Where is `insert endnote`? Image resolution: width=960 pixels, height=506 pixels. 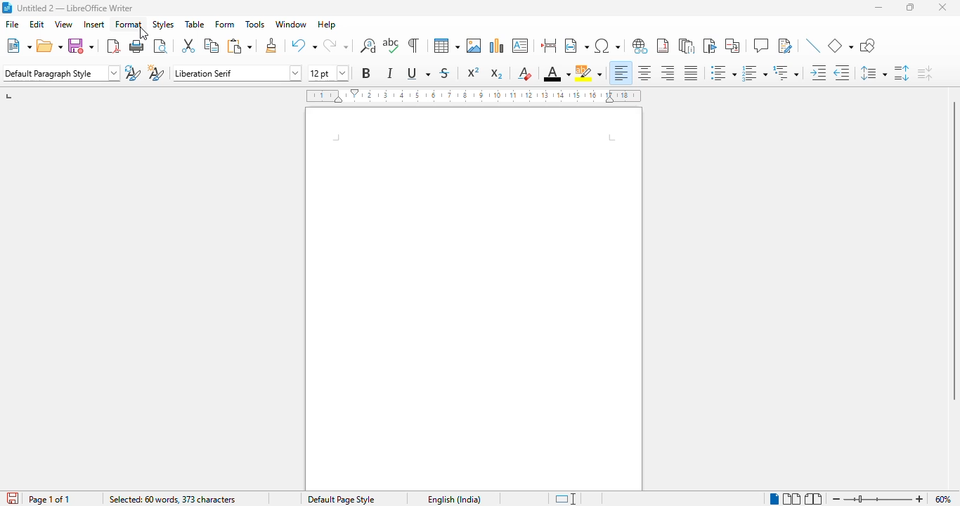 insert endnote is located at coordinates (687, 46).